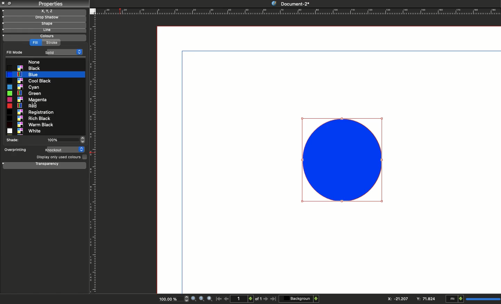 The image size is (501, 304). I want to click on Fill, so click(34, 43).